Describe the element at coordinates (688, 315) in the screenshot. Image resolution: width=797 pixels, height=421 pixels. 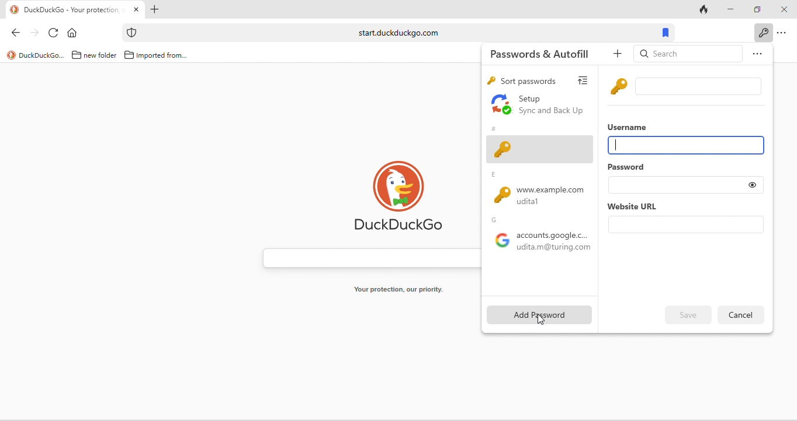
I see `edit` at that location.